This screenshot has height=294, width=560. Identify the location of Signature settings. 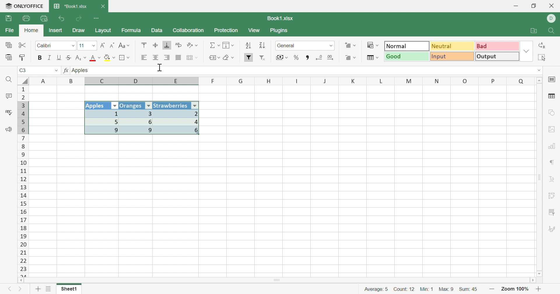
(552, 229).